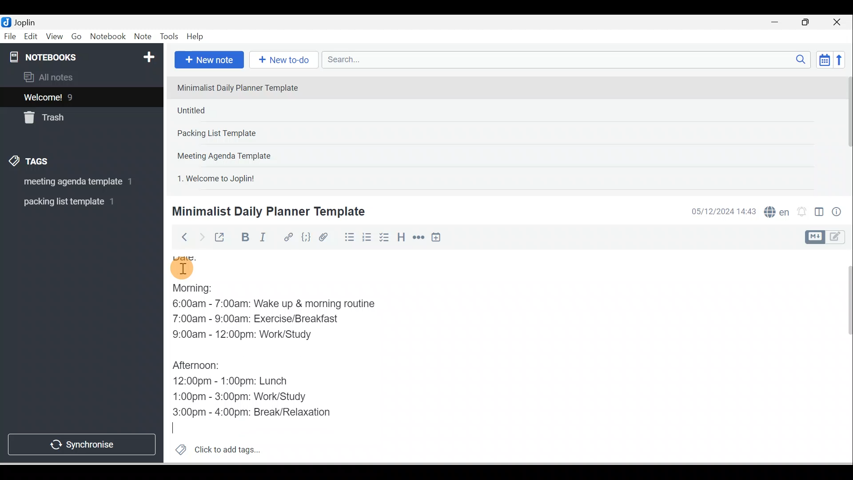 Image resolution: width=853 pixels, height=480 pixels. What do you see at coordinates (169, 36) in the screenshot?
I see `Tools` at bounding box center [169, 36].